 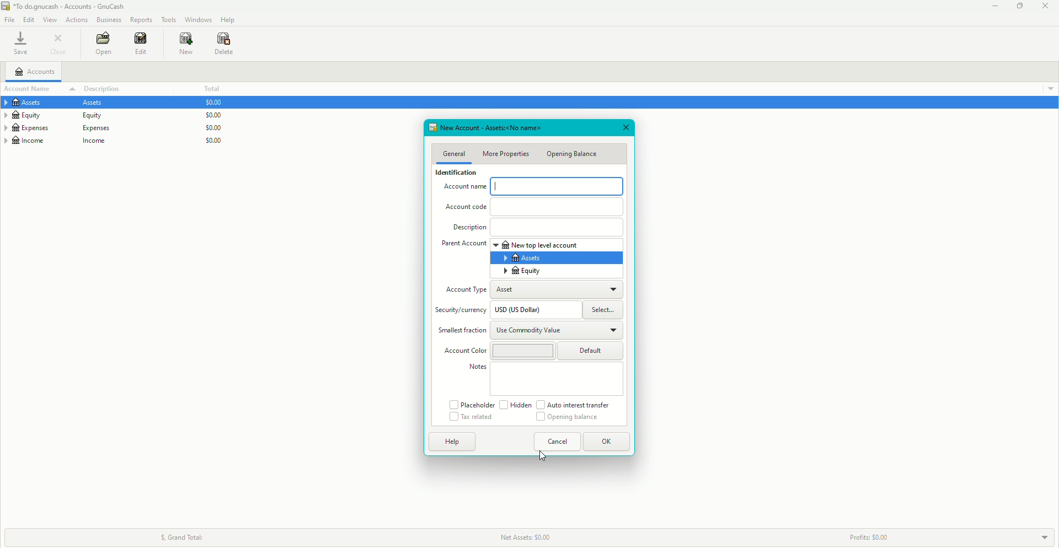 What do you see at coordinates (557, 379) in the screenshot?
I see `Typing box for notes` at bounding box center [557, 379].